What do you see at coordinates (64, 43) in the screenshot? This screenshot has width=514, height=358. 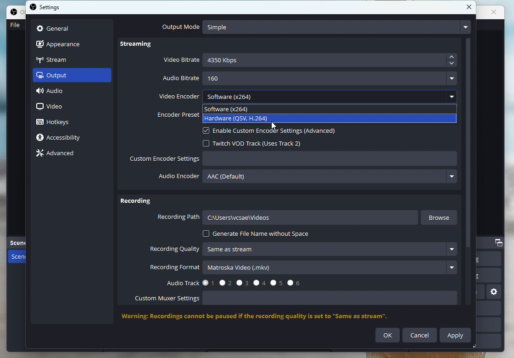 I see `Apperance` at bounding box center [64, 43].